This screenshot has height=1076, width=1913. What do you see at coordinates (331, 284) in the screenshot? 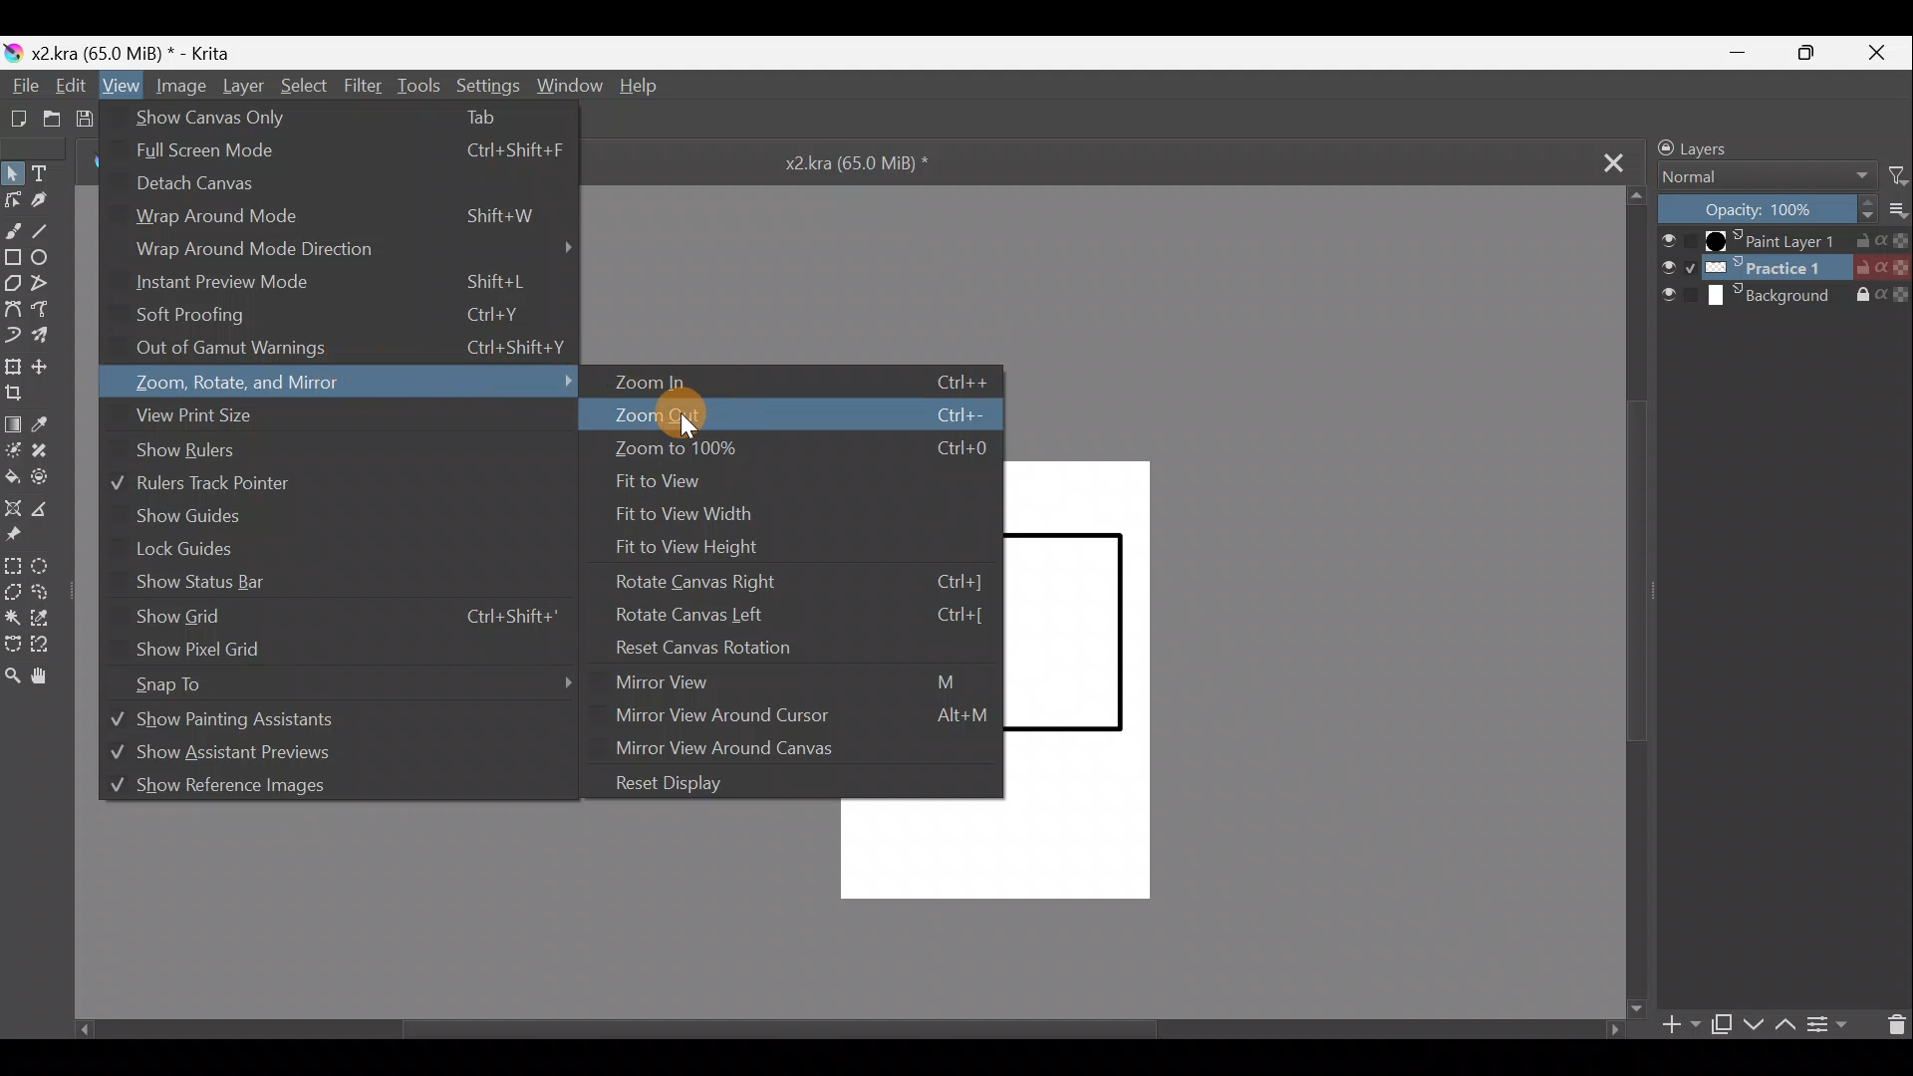
I see `Instant preview mode` at bounding box center [331, 284].